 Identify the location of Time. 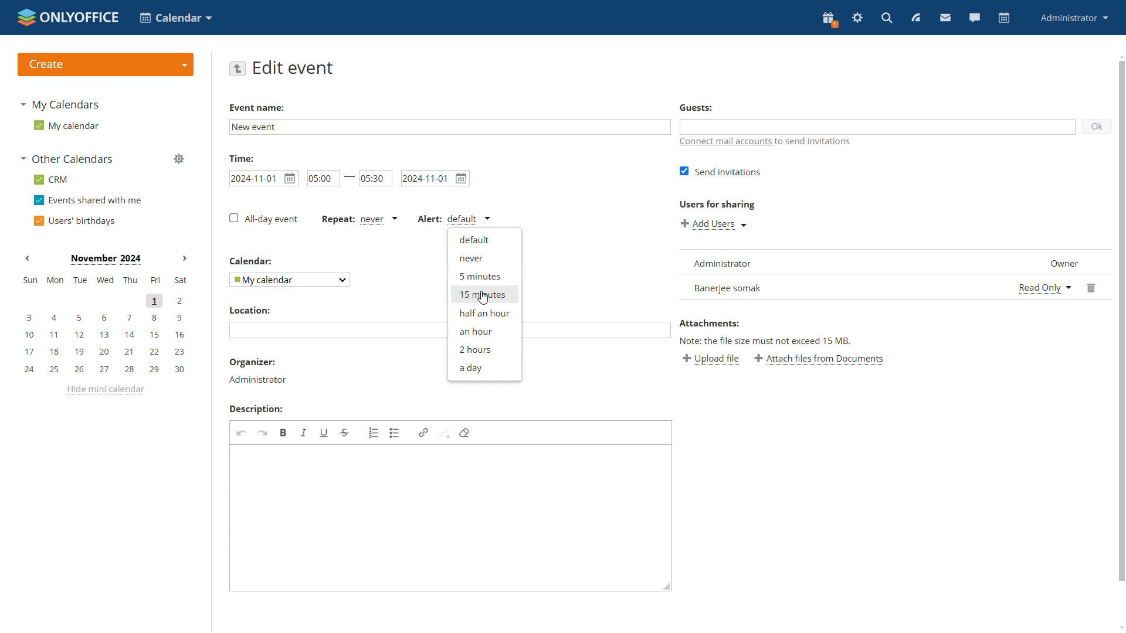
(242, 158).